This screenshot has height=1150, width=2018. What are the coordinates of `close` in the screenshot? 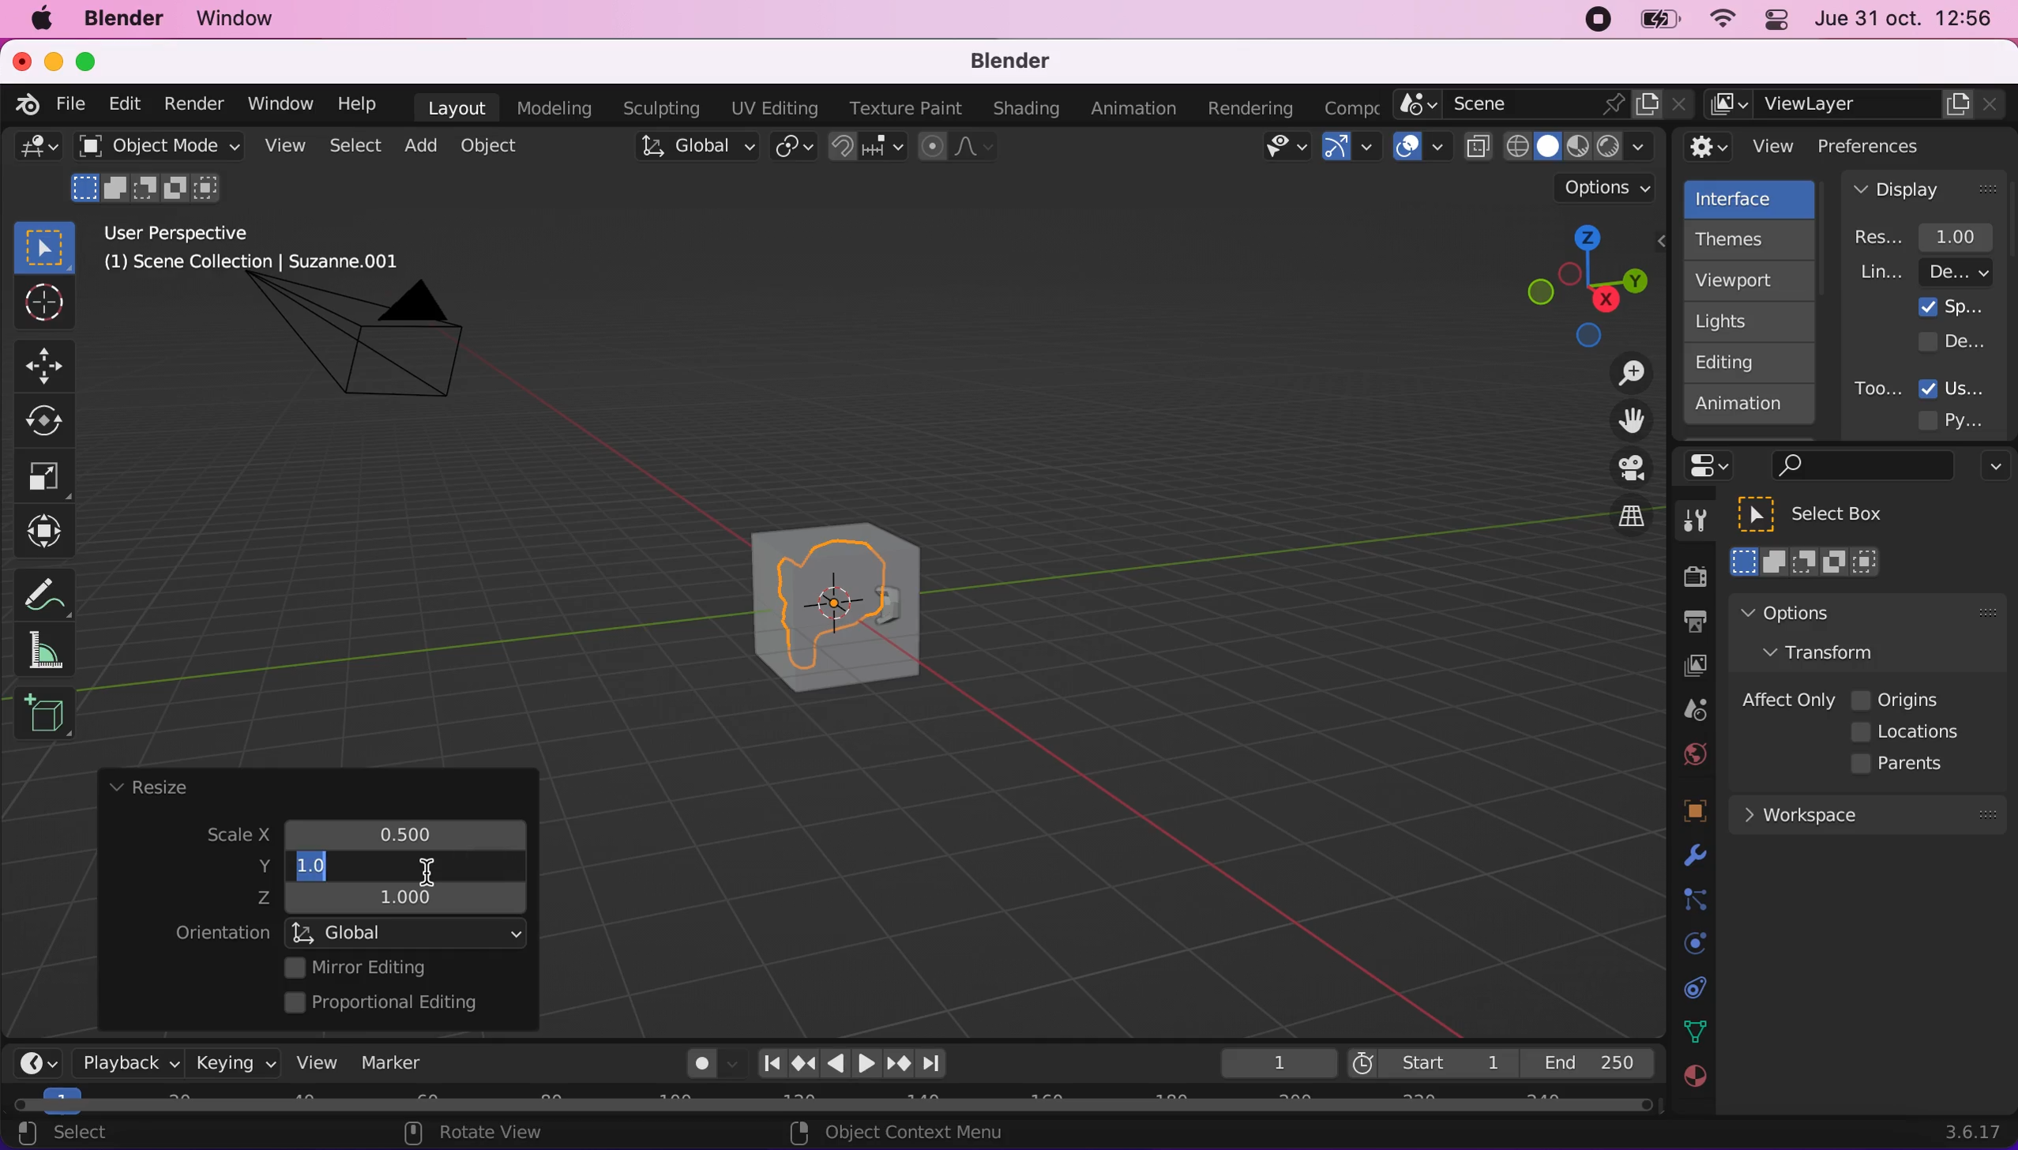 It's located at (21, 60).